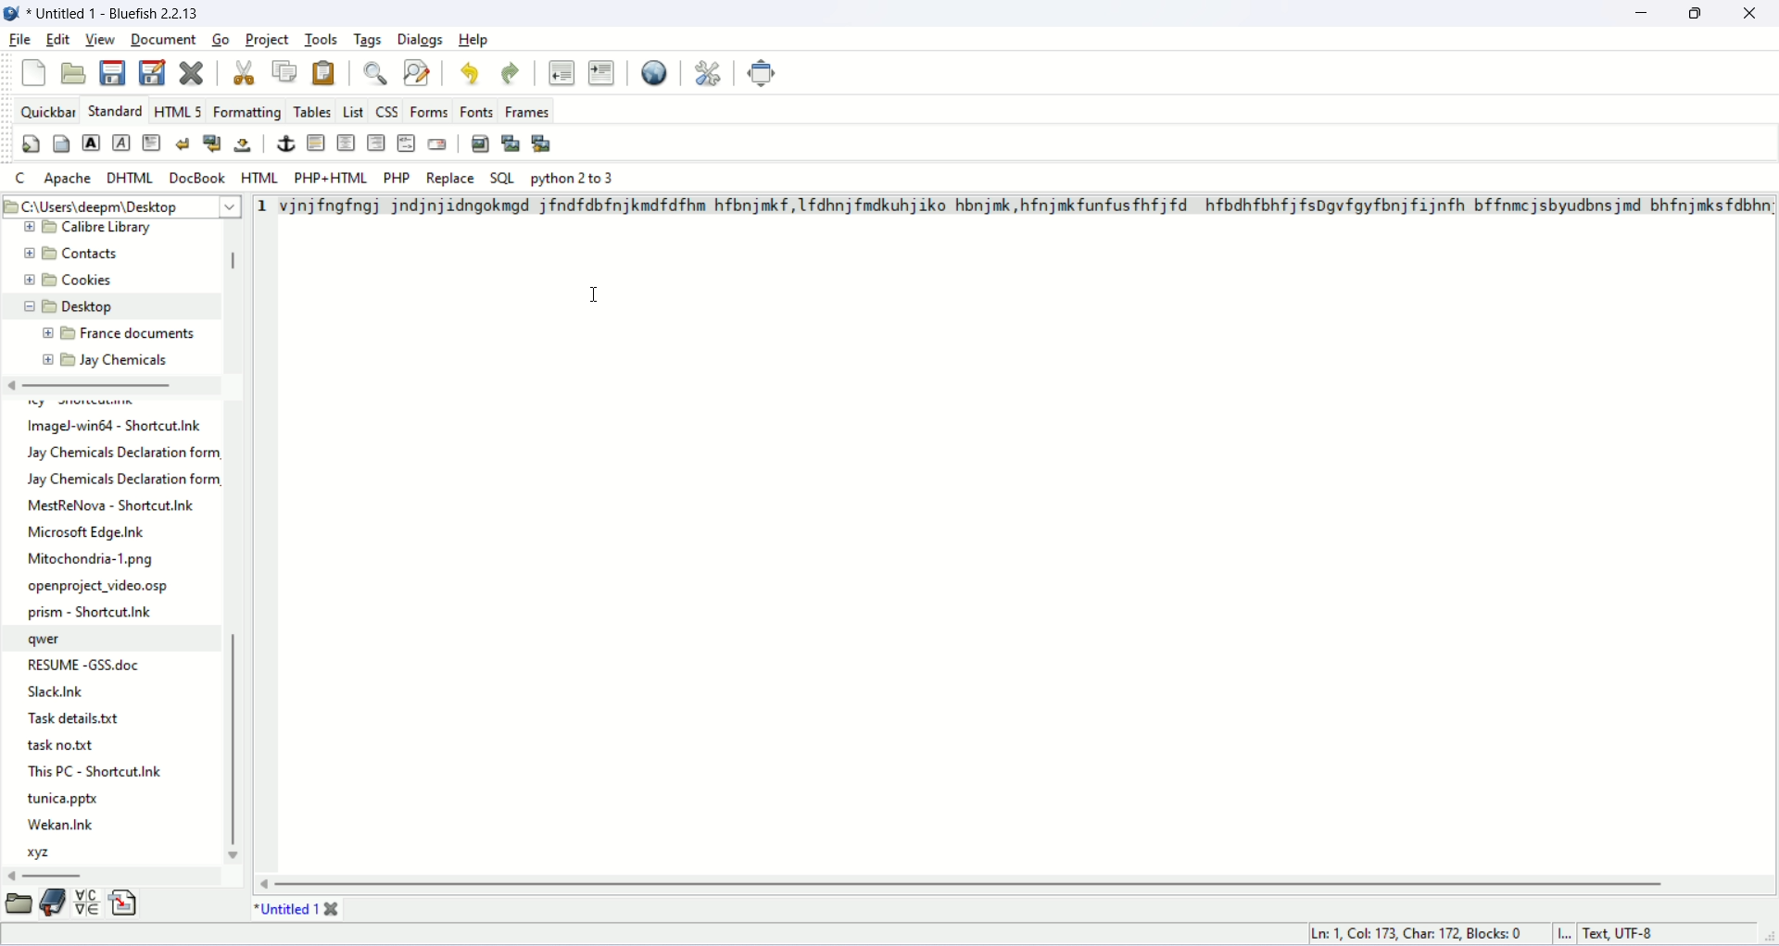 The height and width of the screenshot is (946, 1779). Describe the element at coordinates (97, 281) in the screenshot. I see `Cookies` at that location.